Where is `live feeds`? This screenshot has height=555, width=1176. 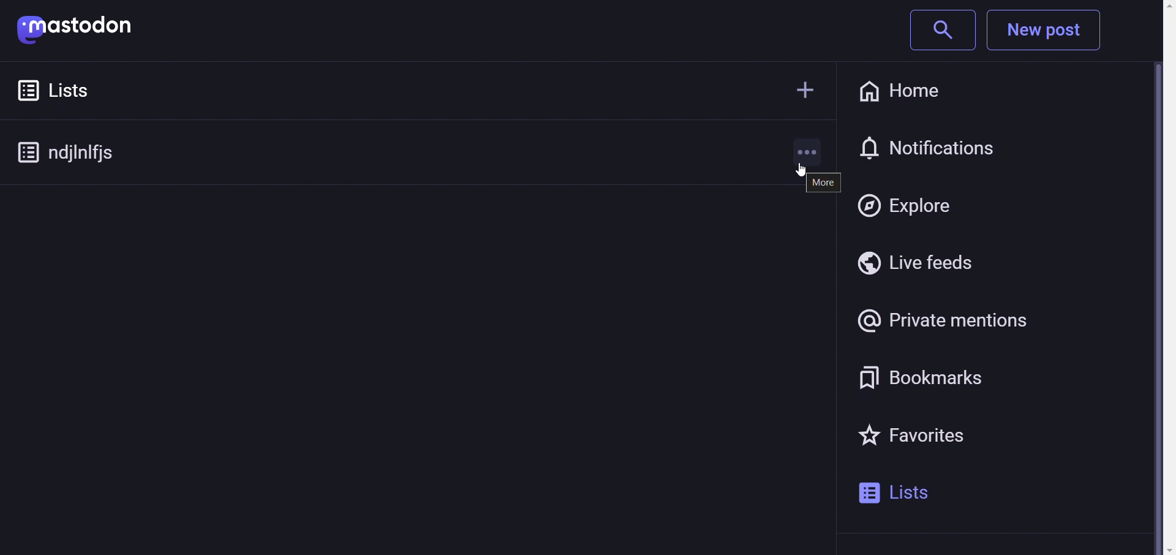 live feeds is located at coordinates (918, 262).